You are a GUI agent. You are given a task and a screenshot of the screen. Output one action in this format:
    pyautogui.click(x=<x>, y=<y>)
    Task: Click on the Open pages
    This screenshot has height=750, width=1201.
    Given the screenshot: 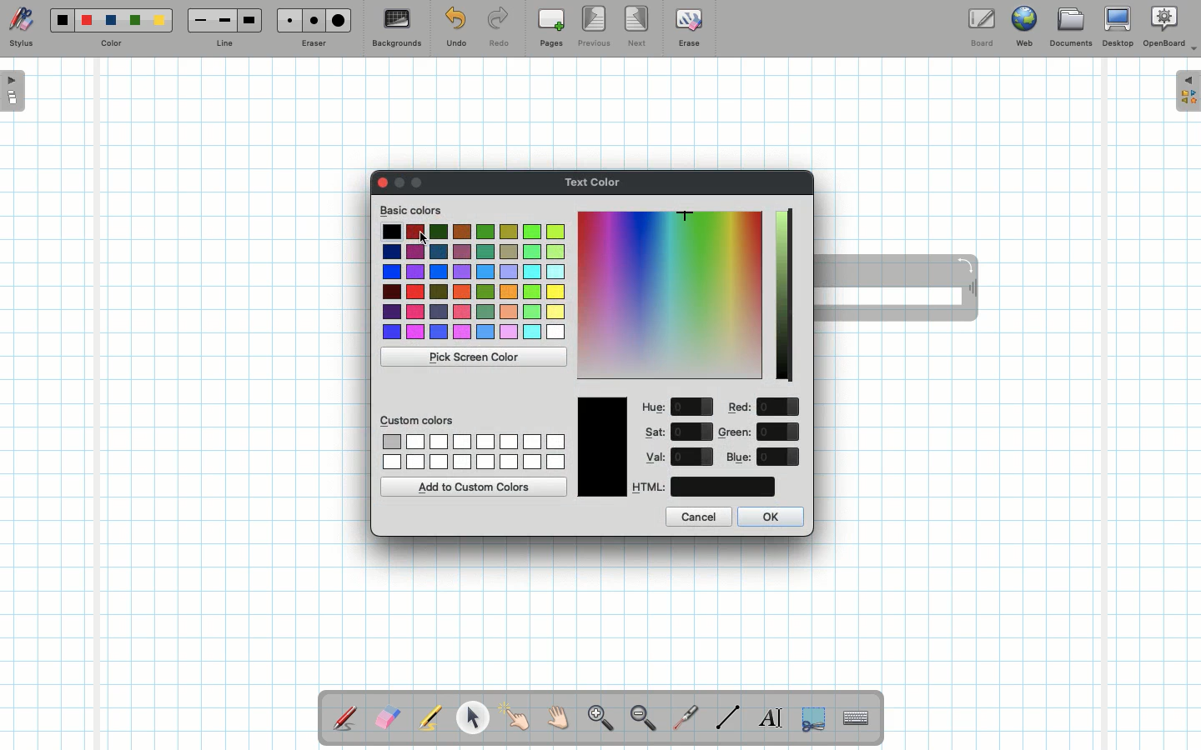 What is the action you would take?
    pyautogui.click(x=14, y=90)
    